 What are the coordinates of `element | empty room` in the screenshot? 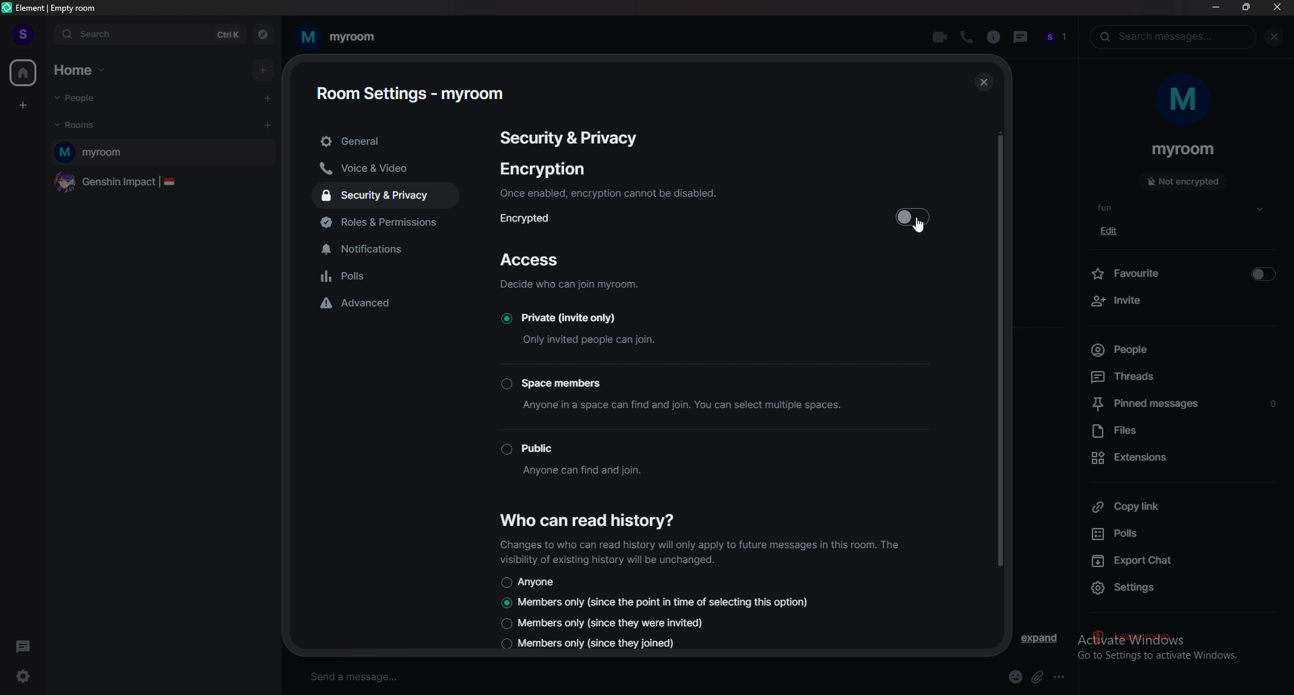 It's located at (57, 7).